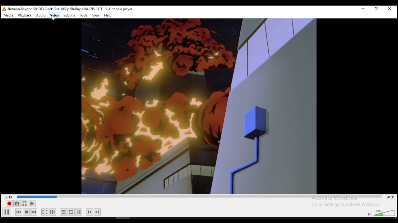  I want to click on view, so click(95, 15).